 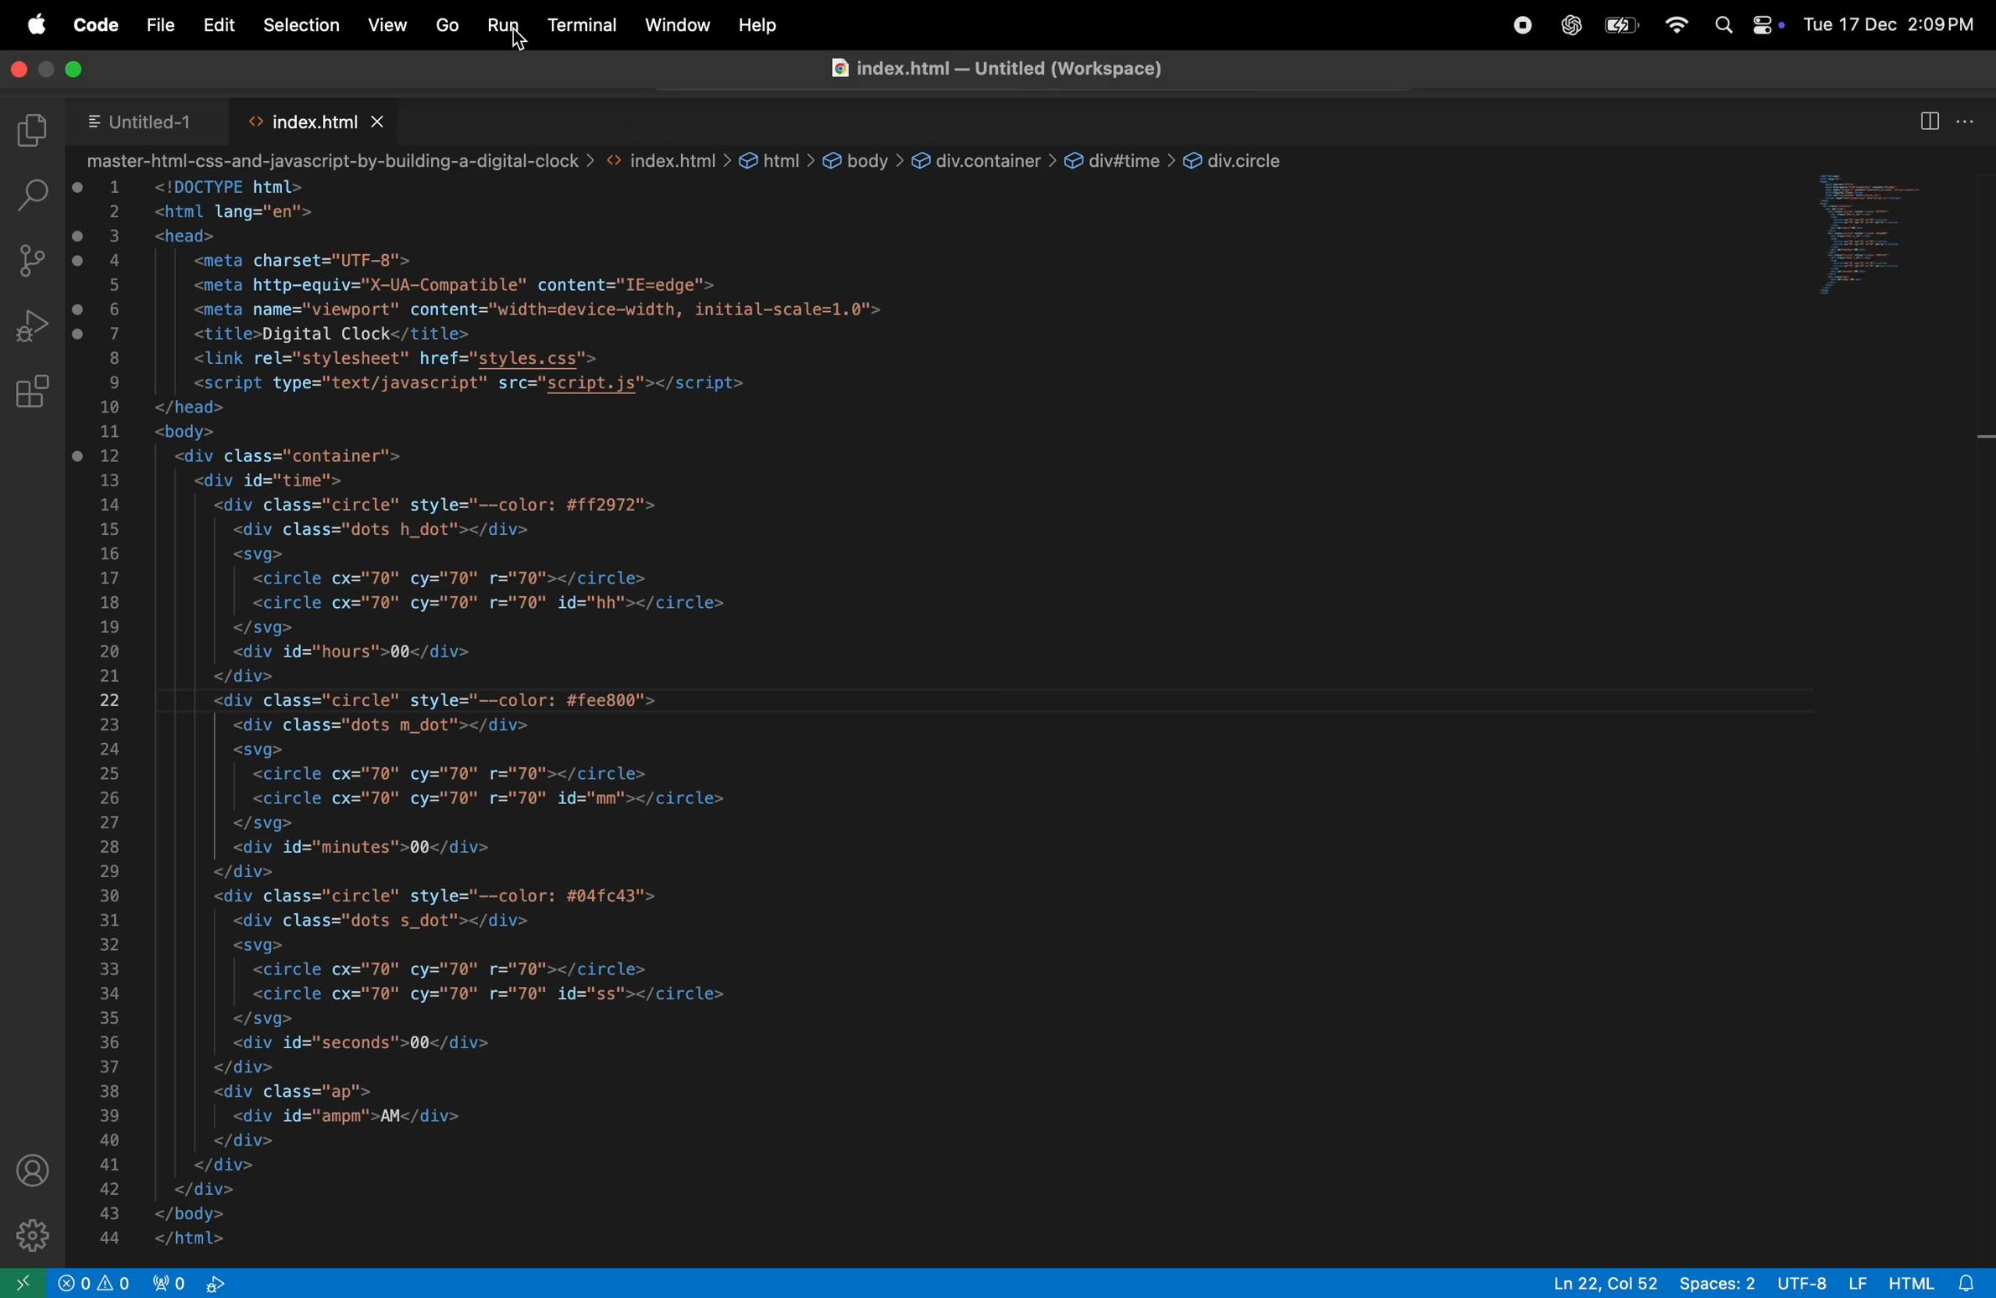 I want to click on window, so click(x=677, y=25).